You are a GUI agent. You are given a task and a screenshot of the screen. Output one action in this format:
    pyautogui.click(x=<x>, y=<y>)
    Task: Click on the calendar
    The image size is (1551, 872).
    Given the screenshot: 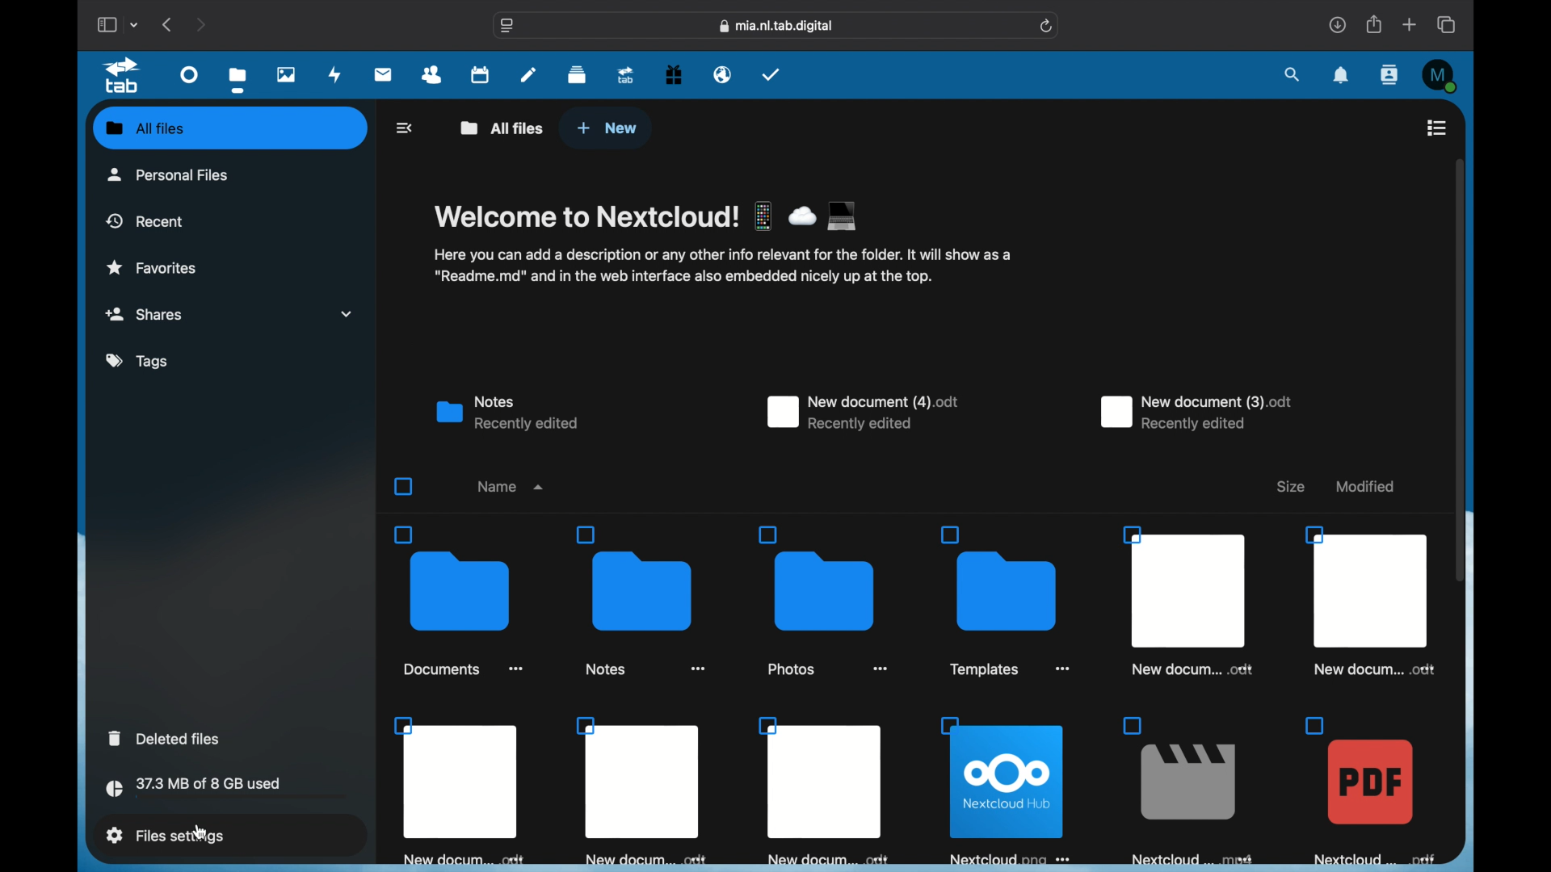 What is the action you would take?
    pyautogui.click(x=481, y=74)
    